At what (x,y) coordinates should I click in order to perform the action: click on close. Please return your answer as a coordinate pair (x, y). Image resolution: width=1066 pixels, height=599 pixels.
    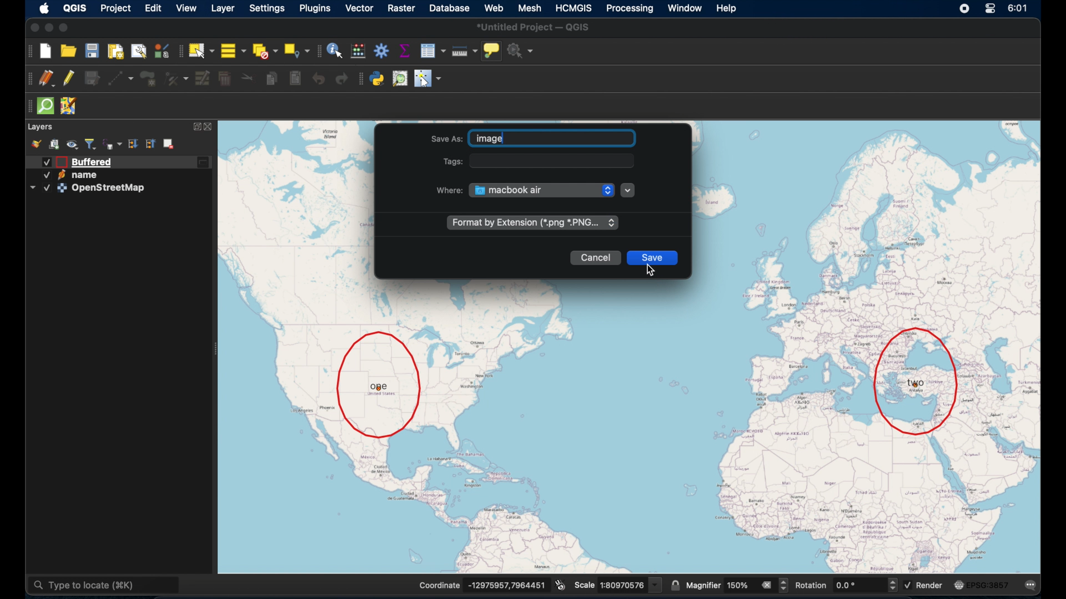
    Looking at the image, I should click on (211, 127).